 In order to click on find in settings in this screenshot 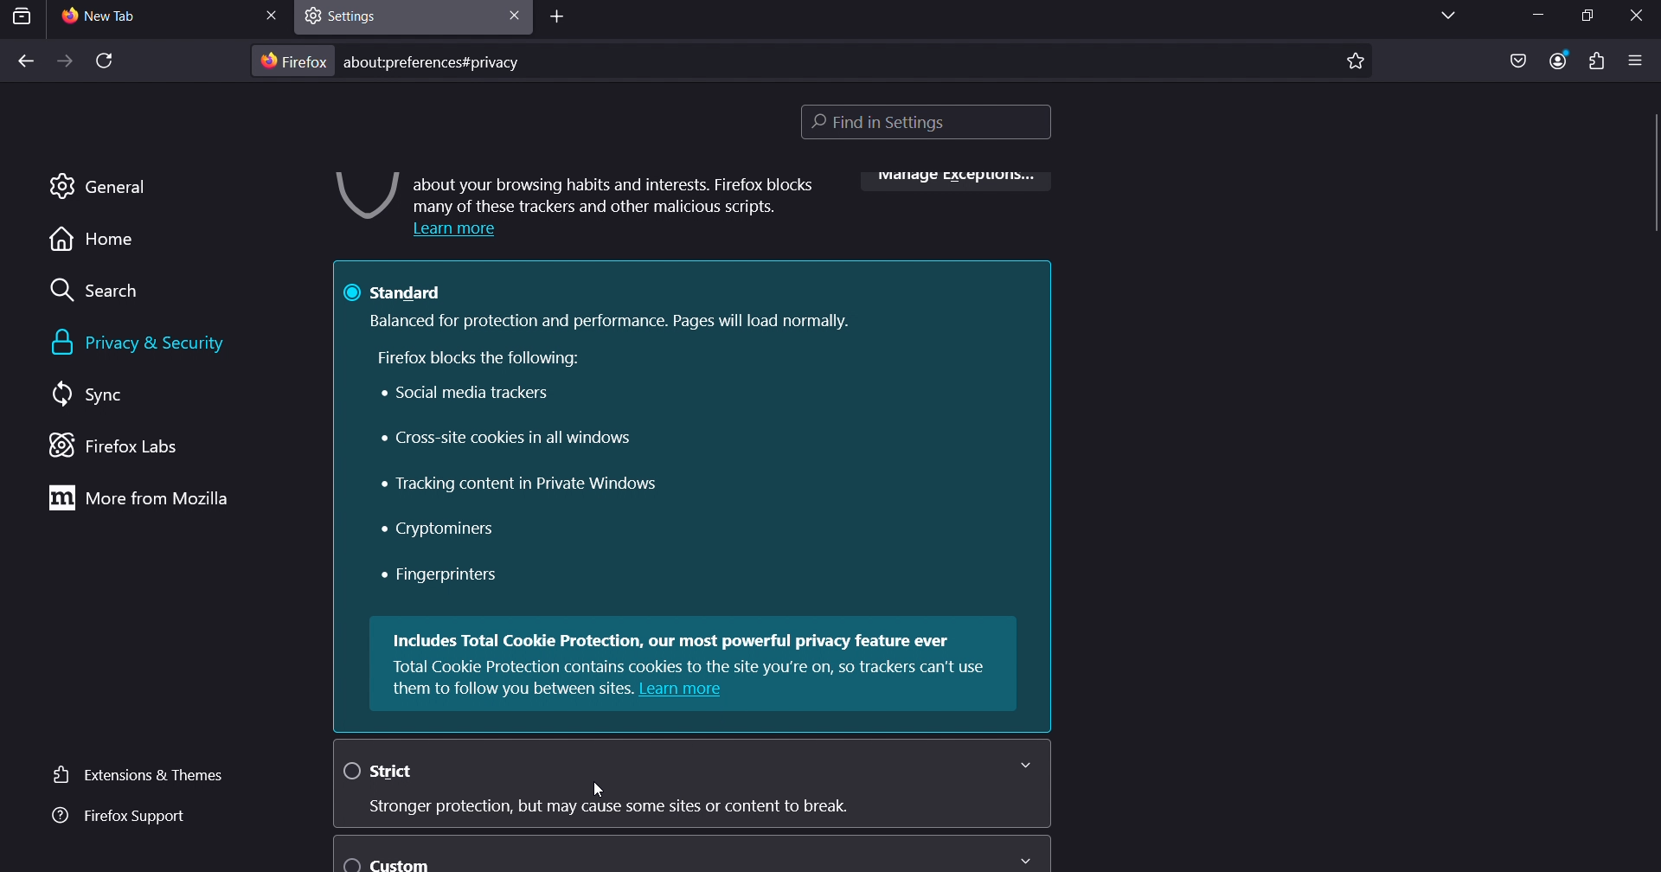, I will do `click(933, 125)`.